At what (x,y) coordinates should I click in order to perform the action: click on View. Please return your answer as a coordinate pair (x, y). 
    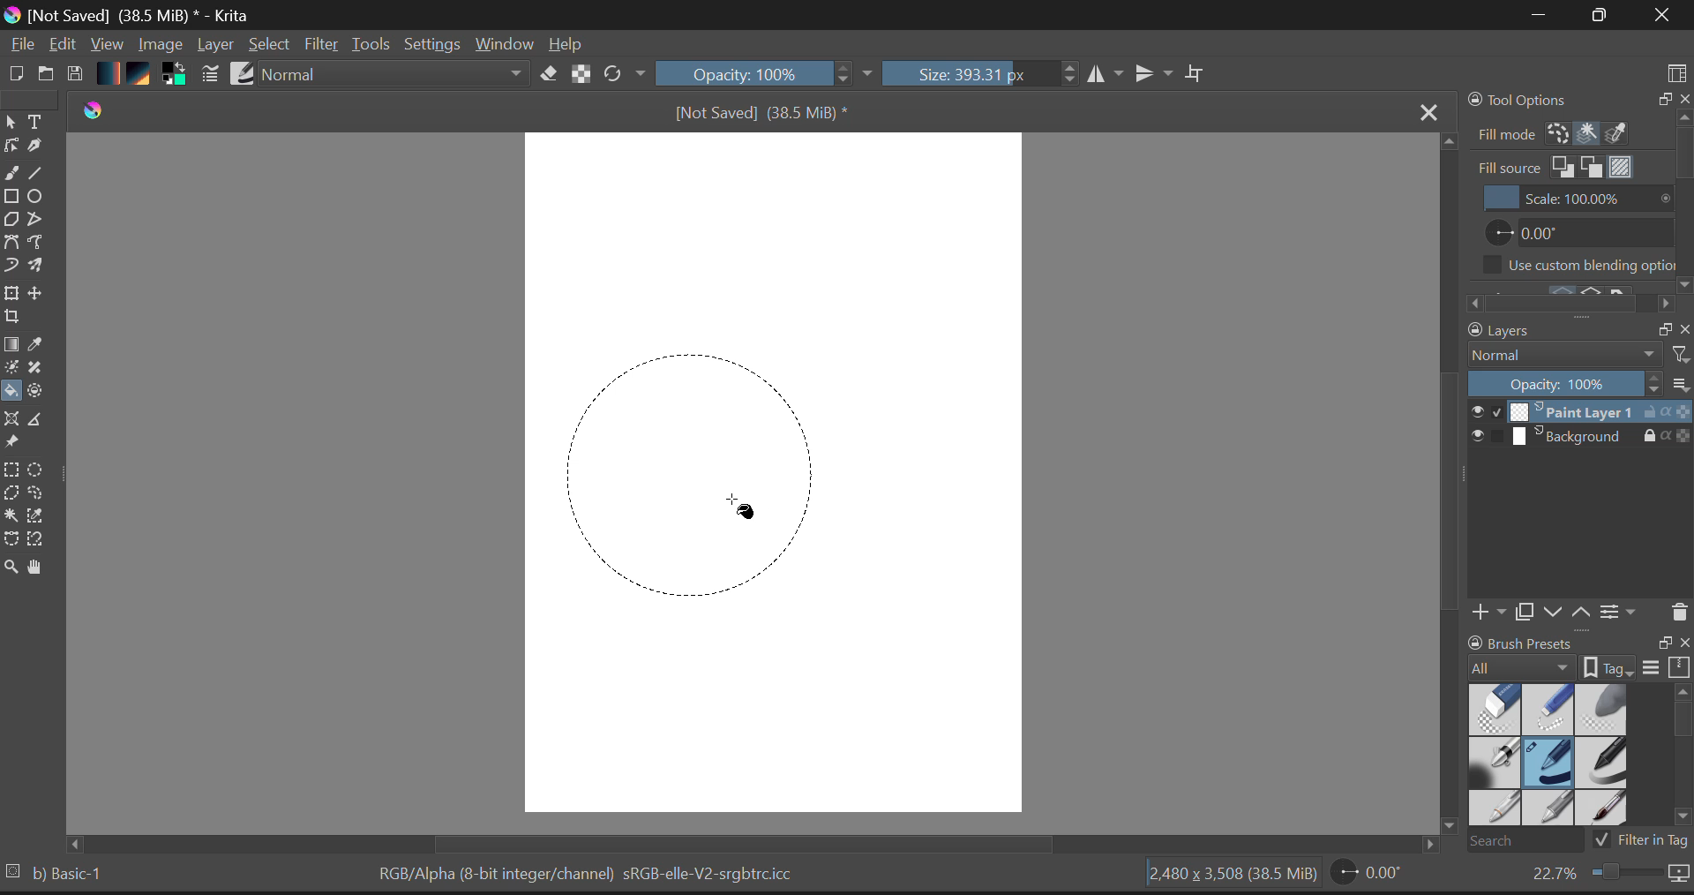
    Looking at the image, I should click on (108, 46).